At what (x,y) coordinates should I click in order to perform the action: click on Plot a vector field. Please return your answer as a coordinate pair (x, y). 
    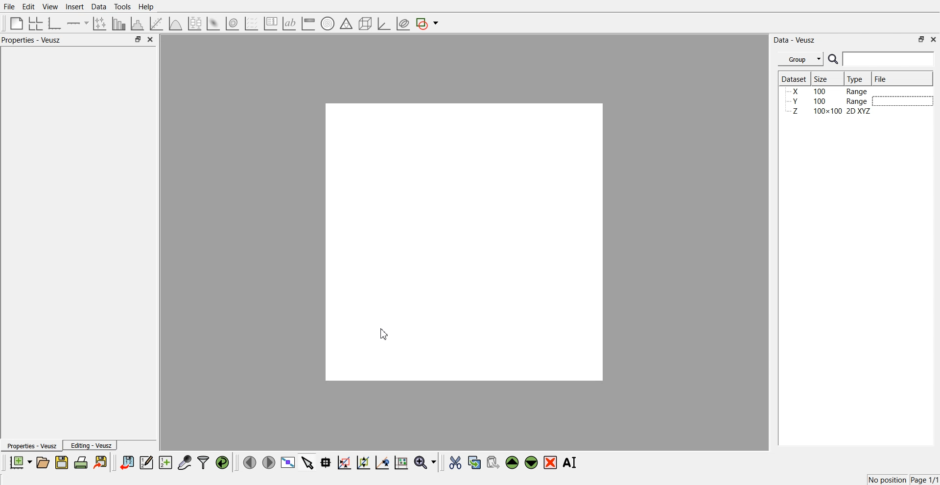
    Looking at the image, I should click on (251, 24).